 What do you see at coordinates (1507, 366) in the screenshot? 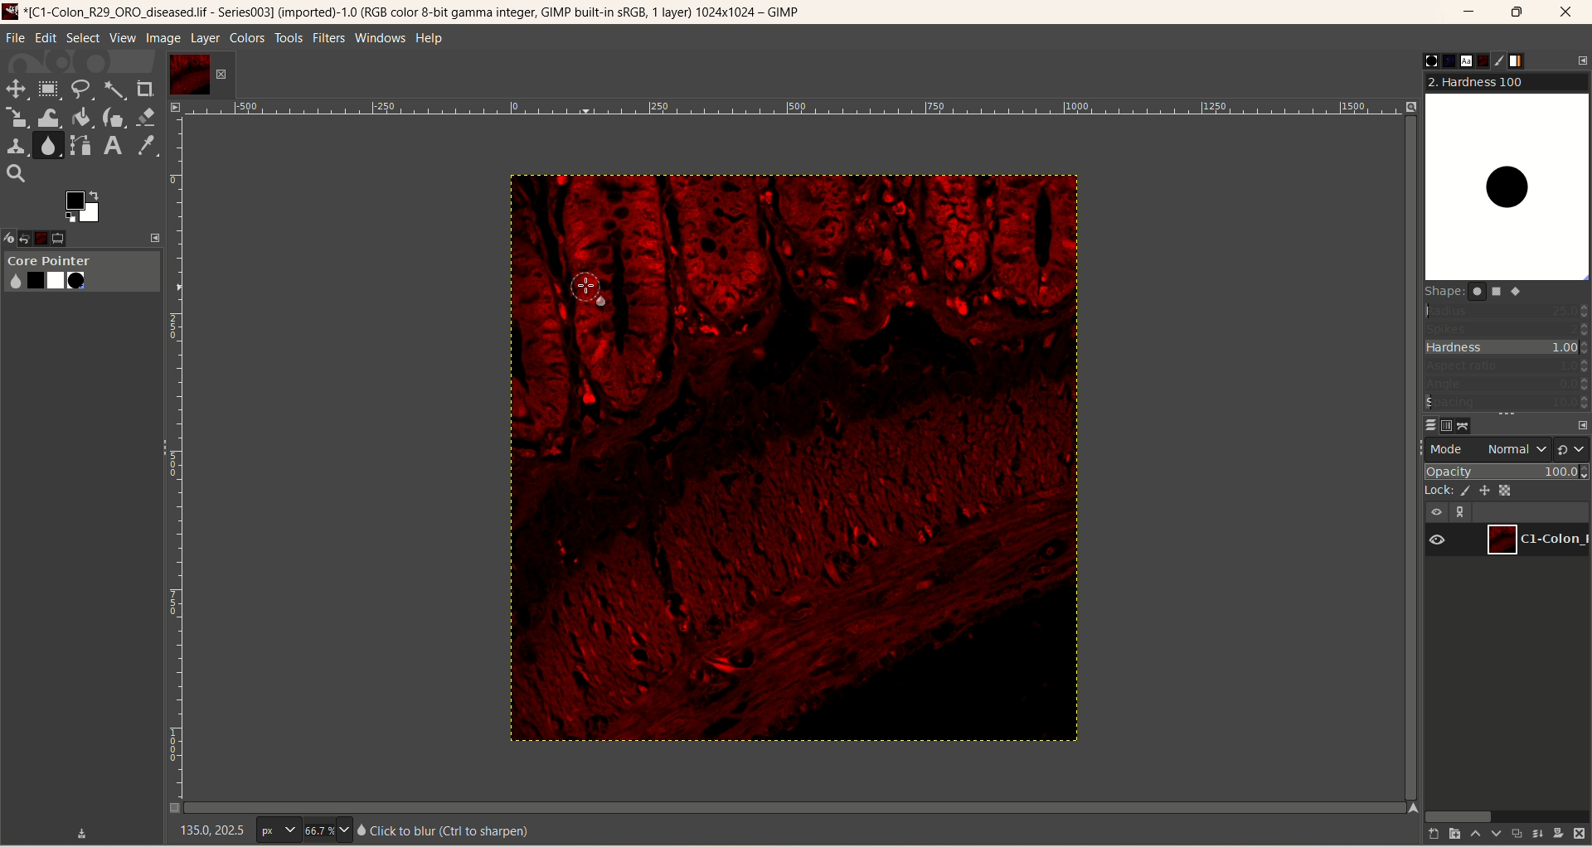
I see `aspect ratio` at bounding box center [1507, 366].